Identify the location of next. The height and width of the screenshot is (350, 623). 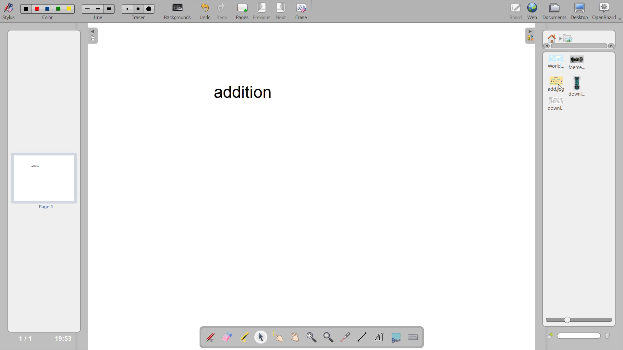
(282, 11).